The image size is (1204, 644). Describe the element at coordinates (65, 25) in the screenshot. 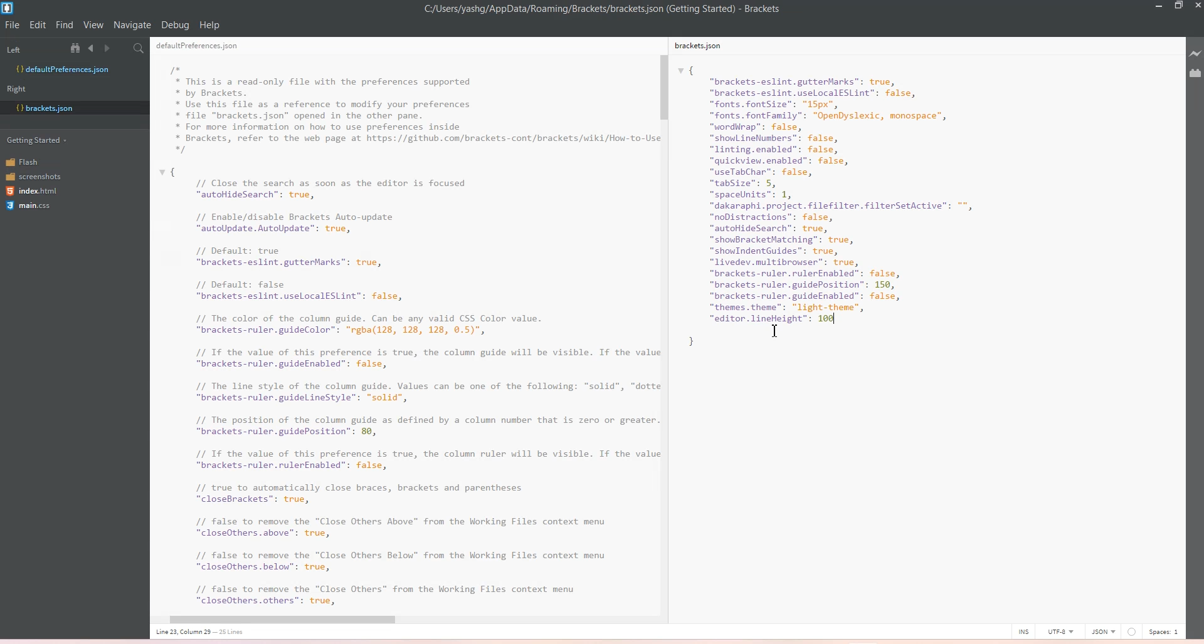

I see `Find` at that location.